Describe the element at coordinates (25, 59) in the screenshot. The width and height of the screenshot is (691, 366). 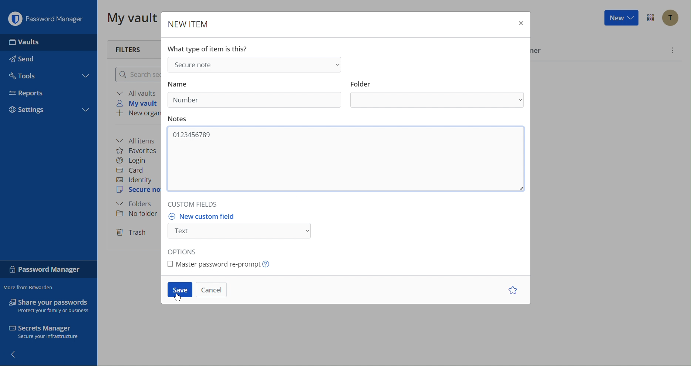
I see `Send` at that location.